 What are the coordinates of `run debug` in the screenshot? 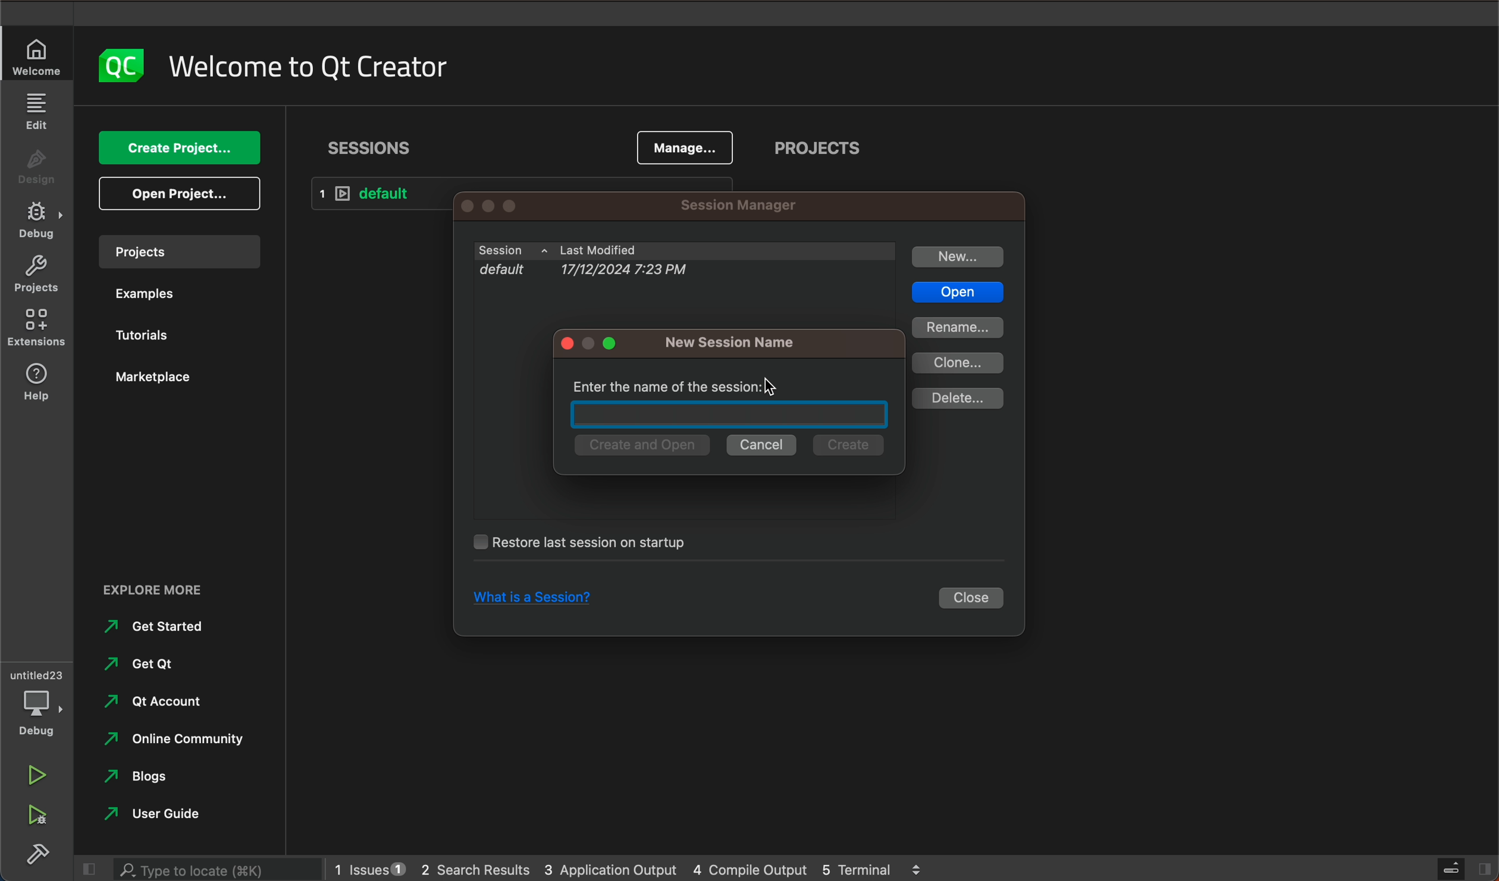 It's located at (39, 816).